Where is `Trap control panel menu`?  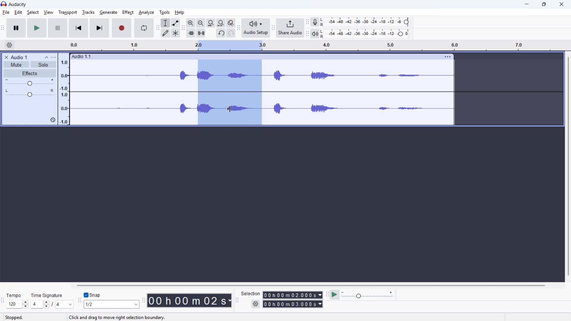
Trap control panel menu is located at coordinates (54, 57).